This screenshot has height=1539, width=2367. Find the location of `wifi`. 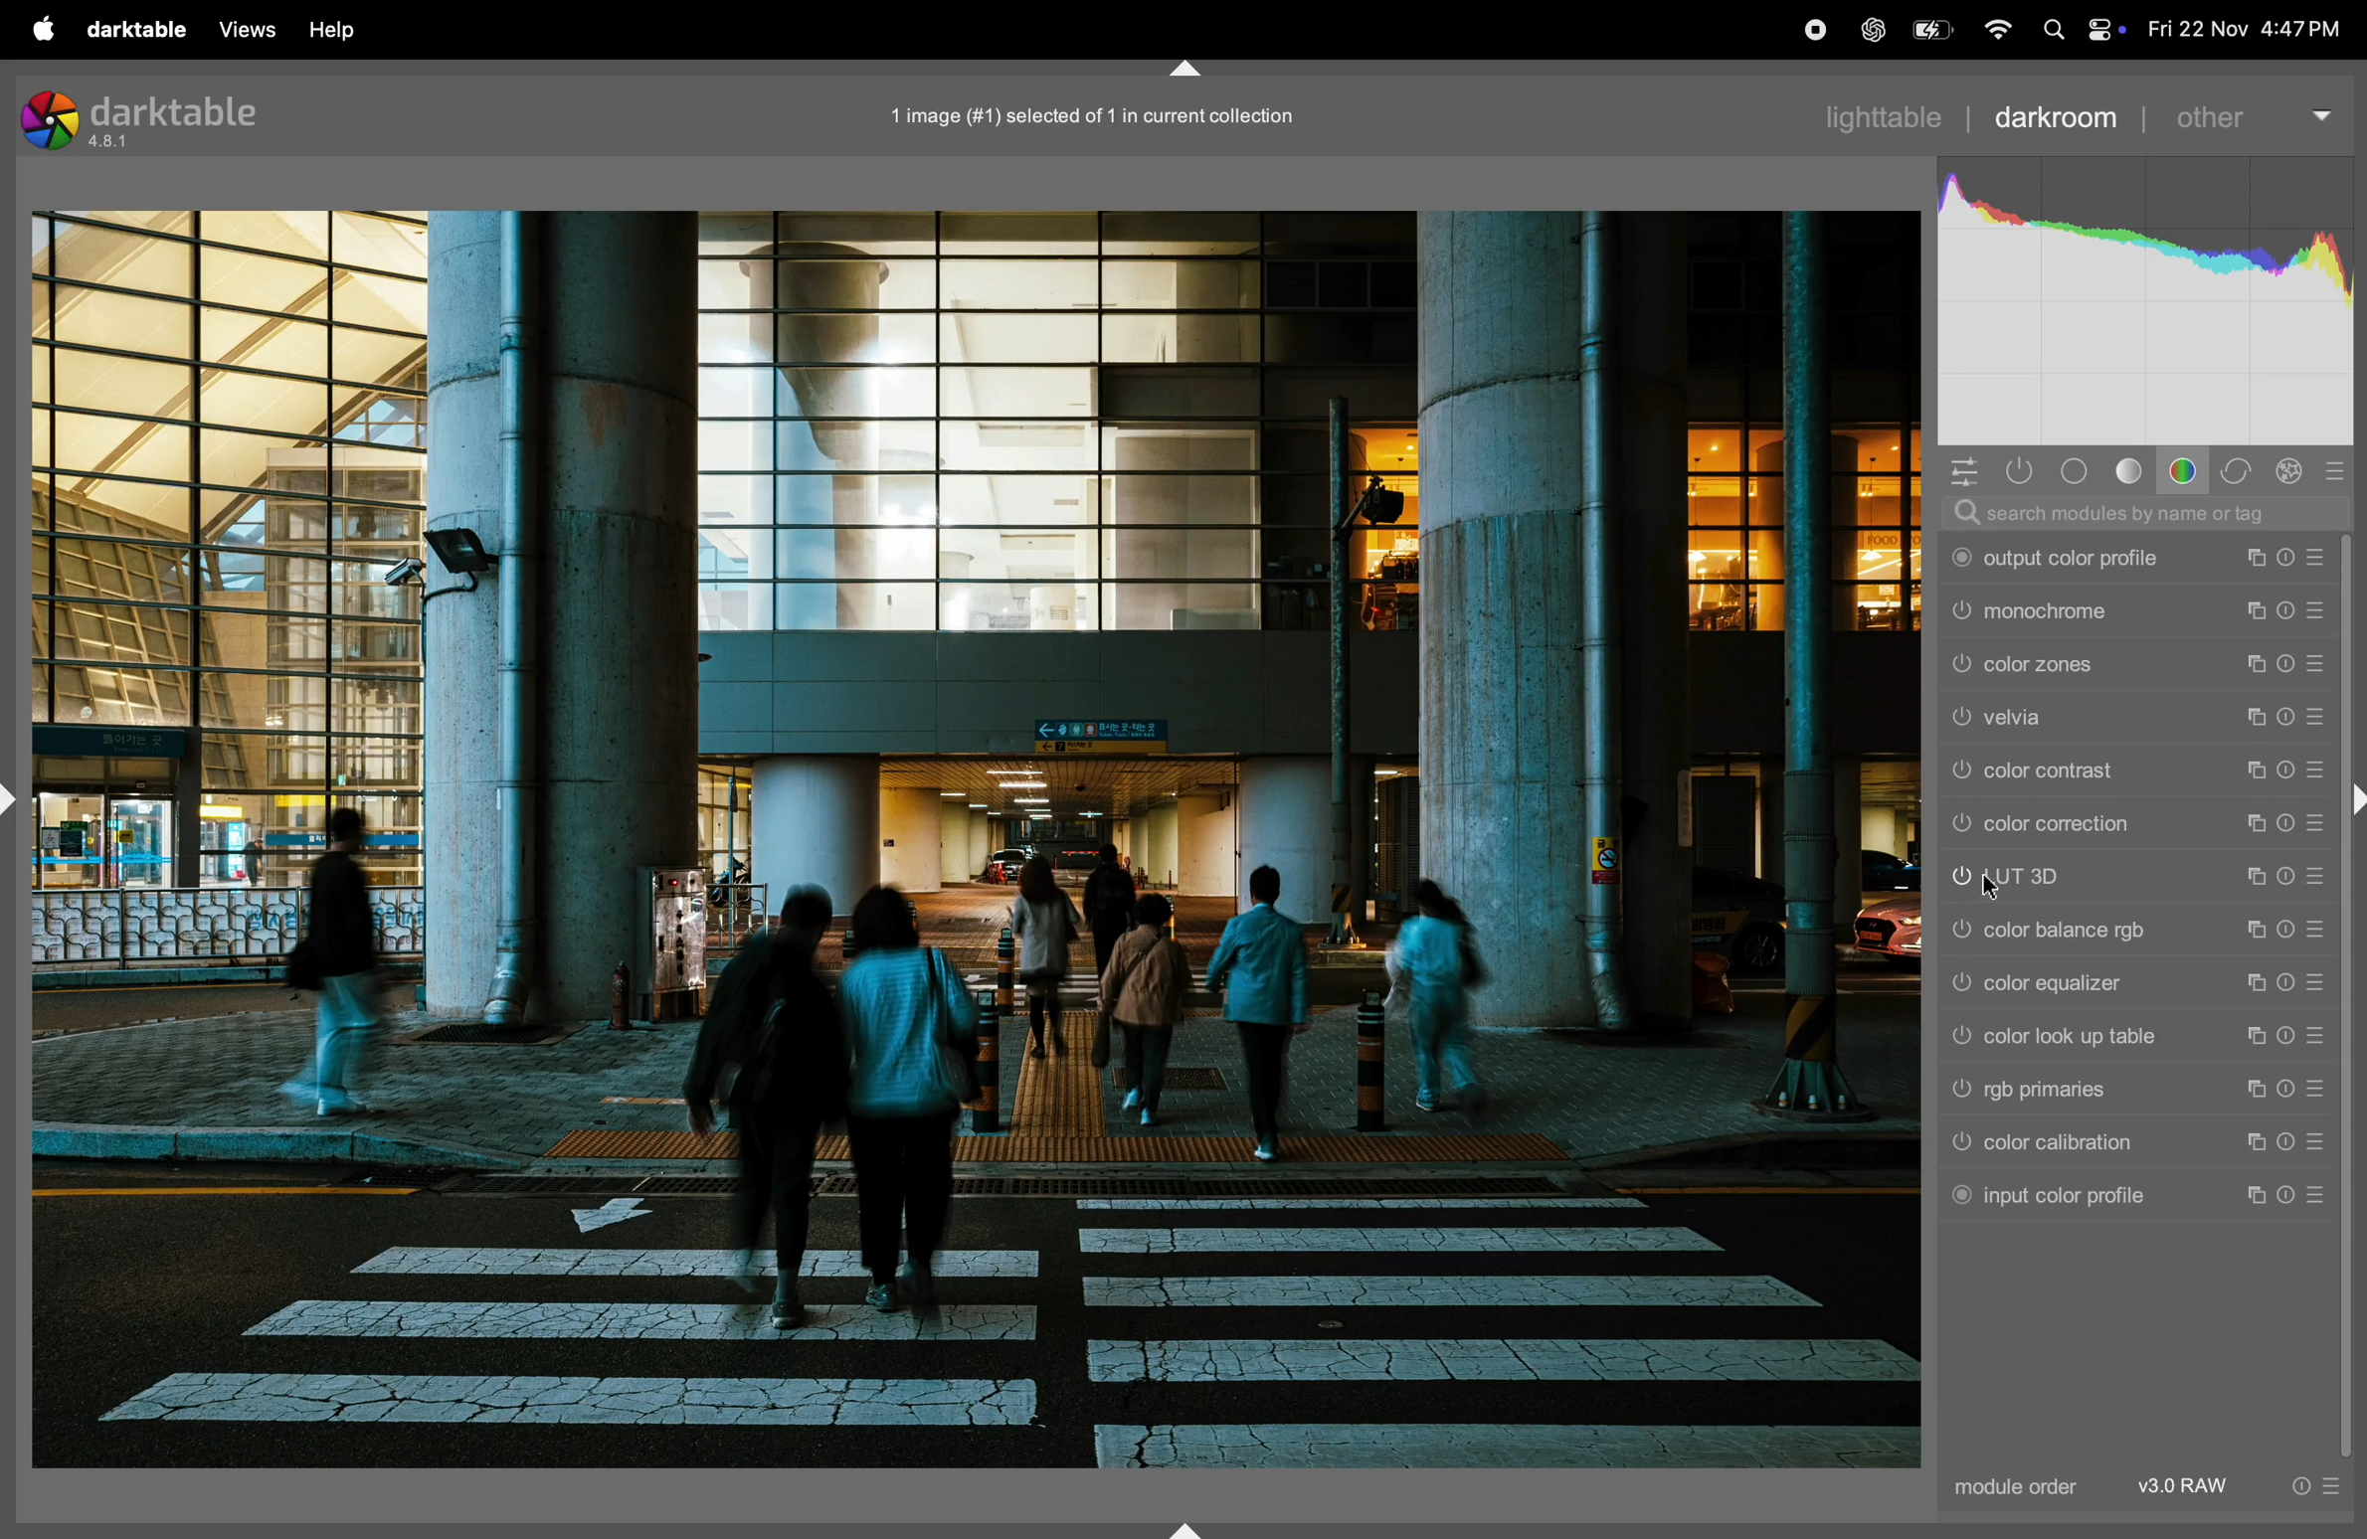

wifi is located at coordinates (1992, 31).